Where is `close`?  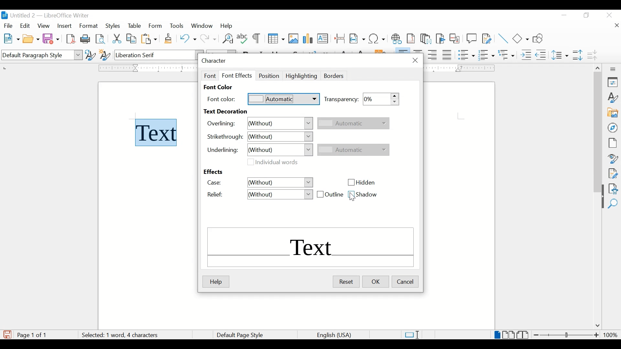
close is located at coordinates (610, 15).